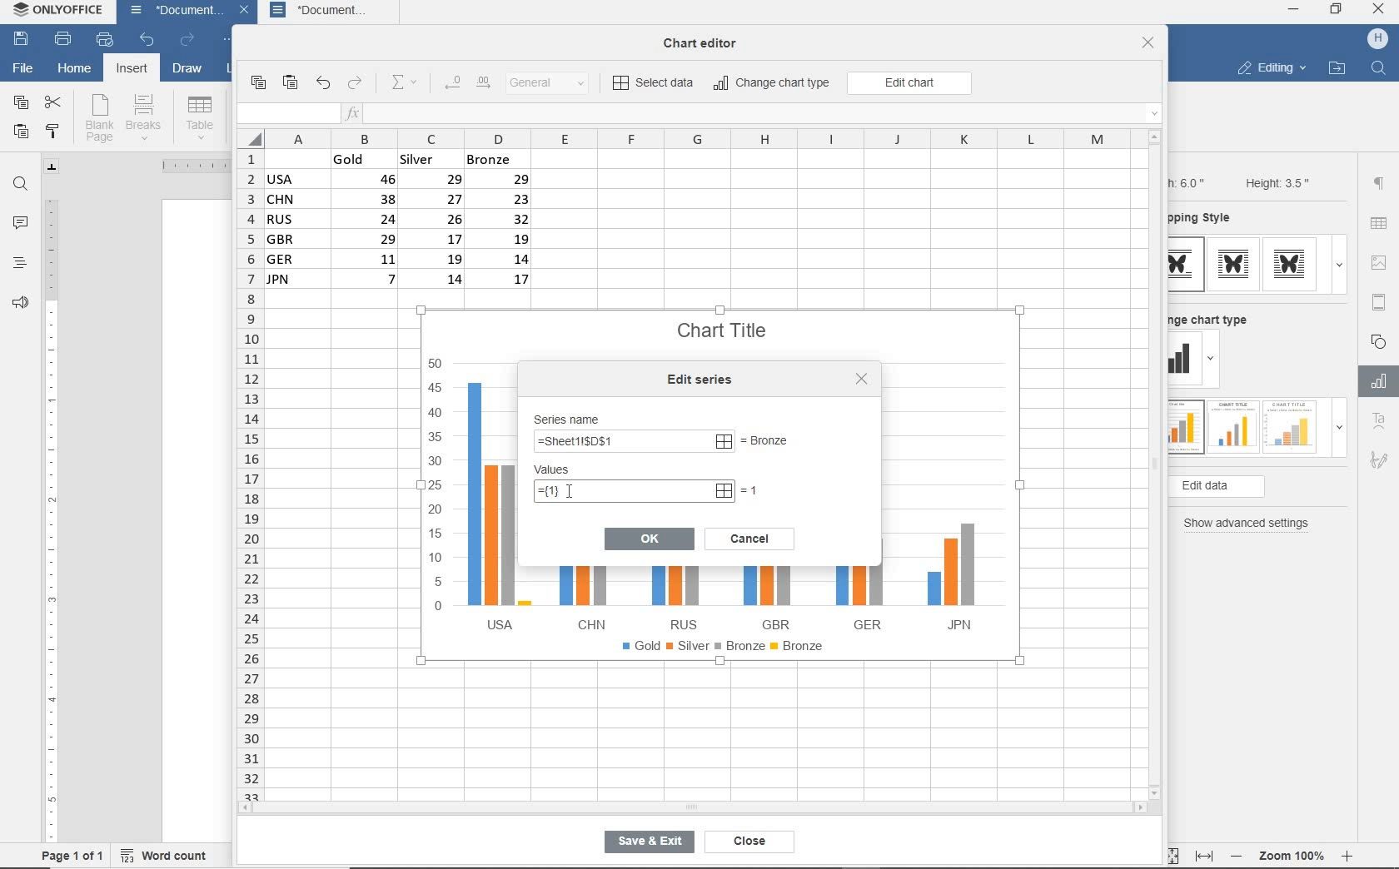 Image resolution: width=1399 pixels, height=869 pixels. What do you see at coordinates (187, 41) in the screenshot?
I see `redo` at bounding box center [187, 41].